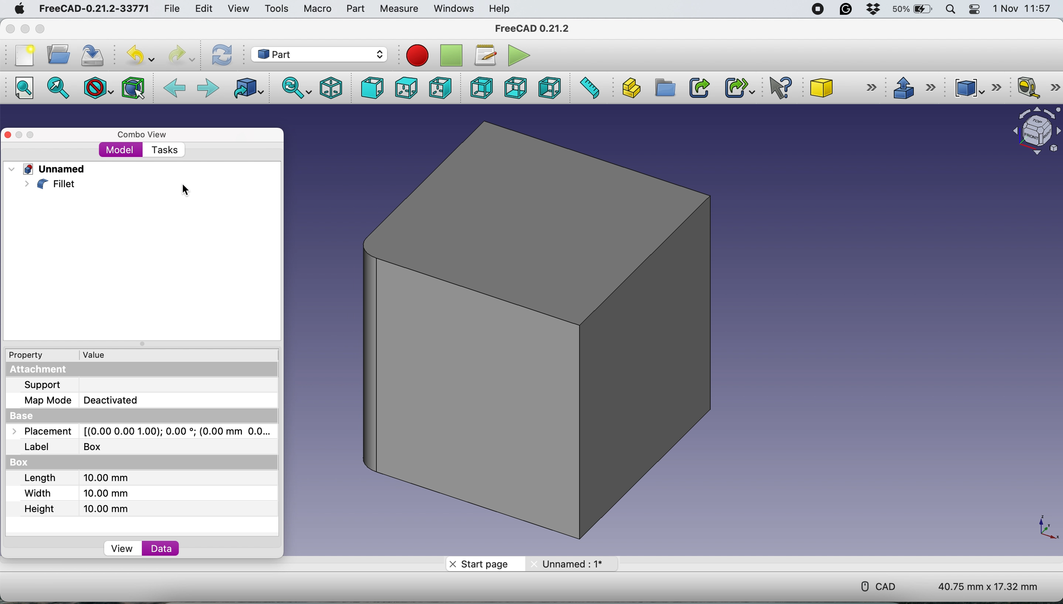  I want to click on view, so click(239, 9).